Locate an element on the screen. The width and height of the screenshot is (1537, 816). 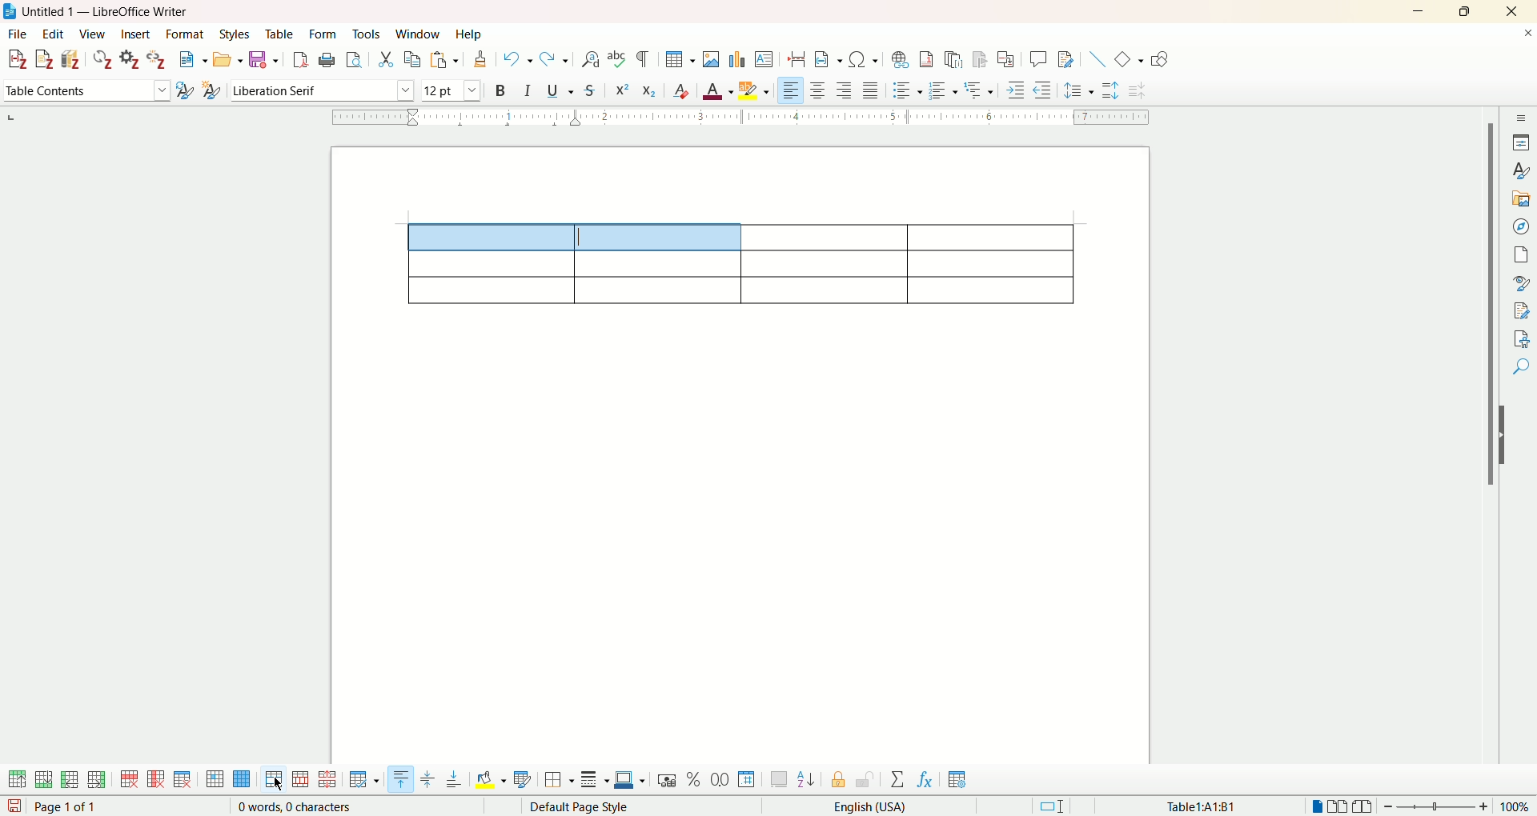
clear formatting is located at coordinates (680, 91).